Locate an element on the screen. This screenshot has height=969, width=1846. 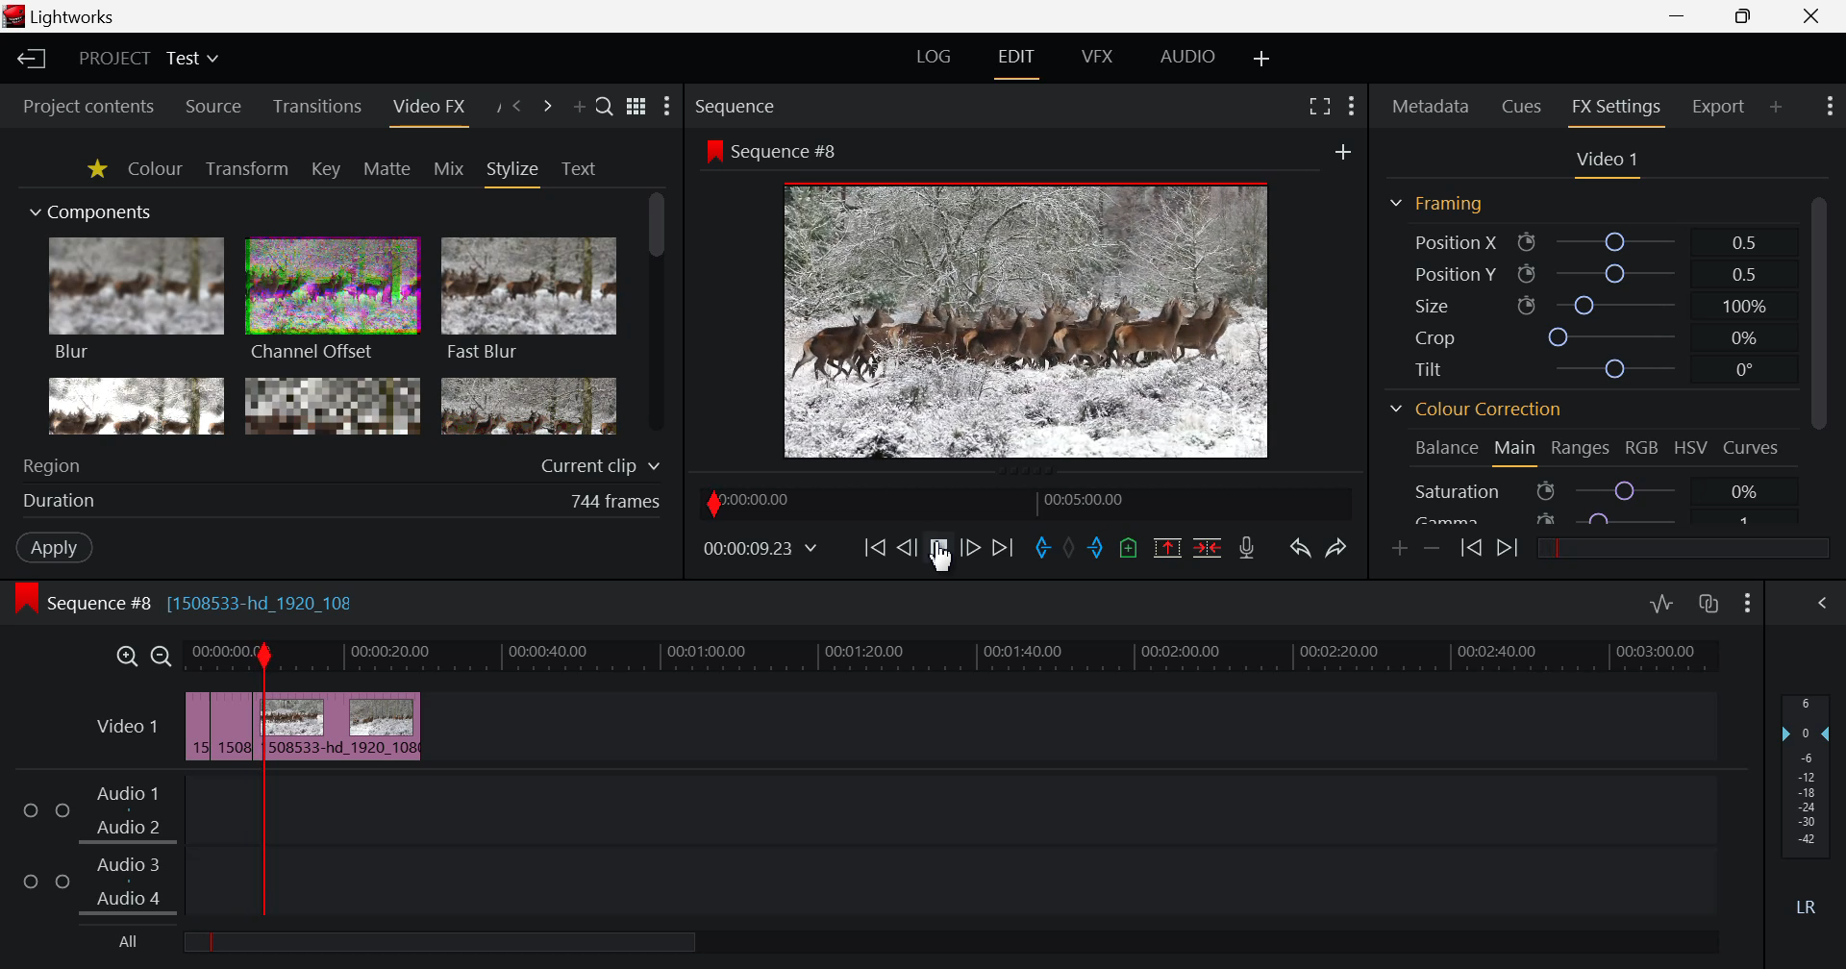
Delete/Cut is located at coordinates (1208, 548).